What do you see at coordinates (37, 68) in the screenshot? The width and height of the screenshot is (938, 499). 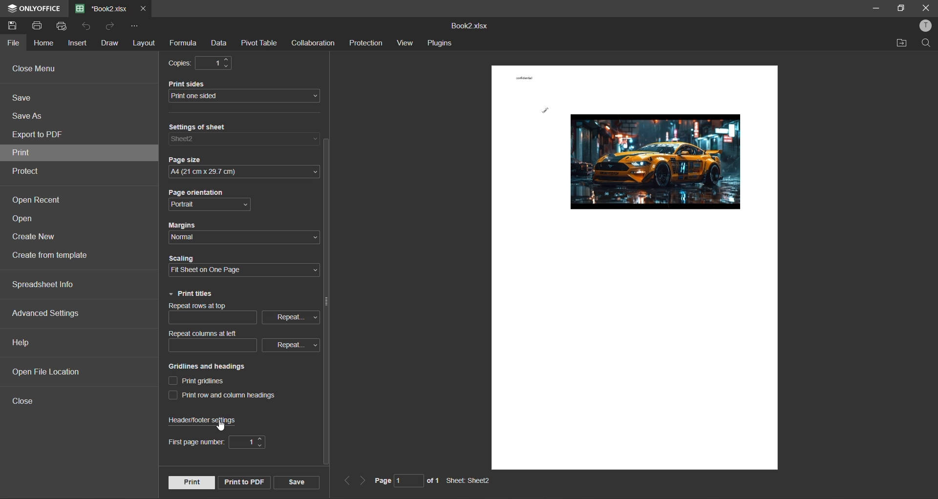 I see `close menu` at bounding box center [37, 68].